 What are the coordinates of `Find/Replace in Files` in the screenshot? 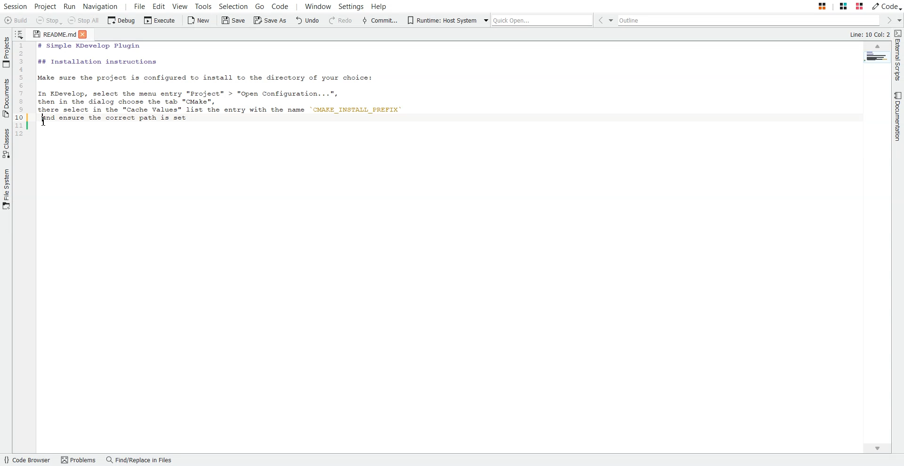 It's located at (140, 460).